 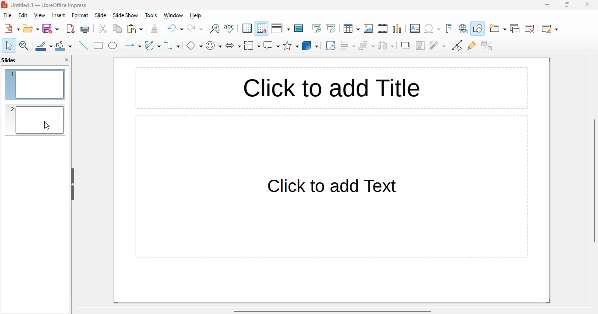 I want to click on minimize, so click(x=547, y=4).